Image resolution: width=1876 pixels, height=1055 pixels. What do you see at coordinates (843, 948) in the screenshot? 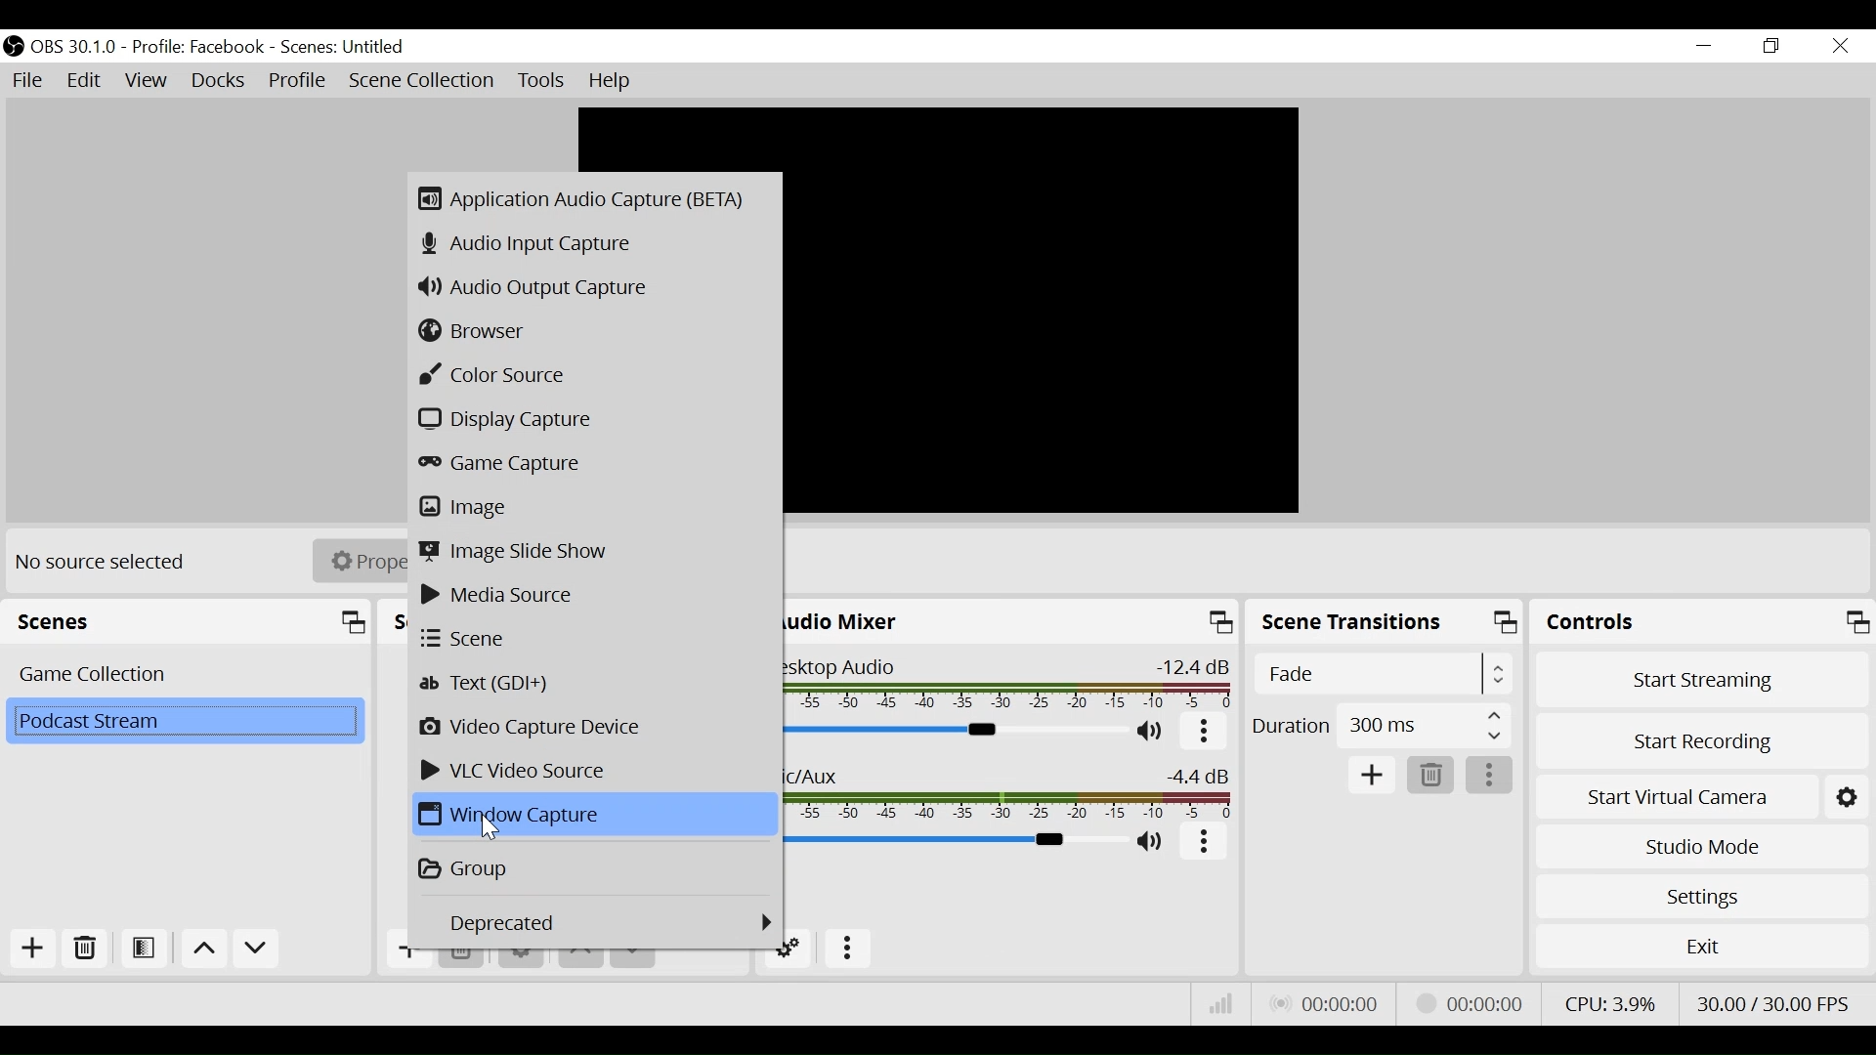
I see `More Options` at bounding box center [843, 948].